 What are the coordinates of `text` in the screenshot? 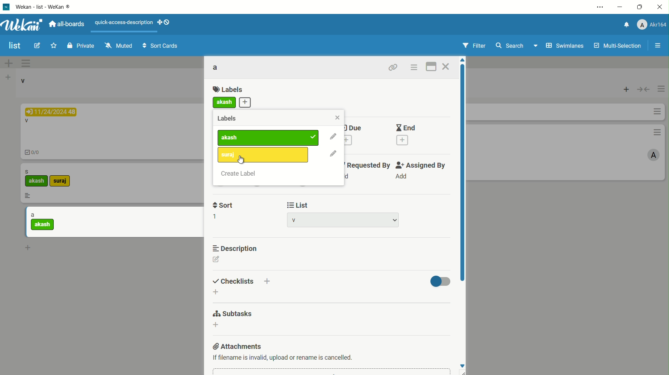 It's located at (284, 356).